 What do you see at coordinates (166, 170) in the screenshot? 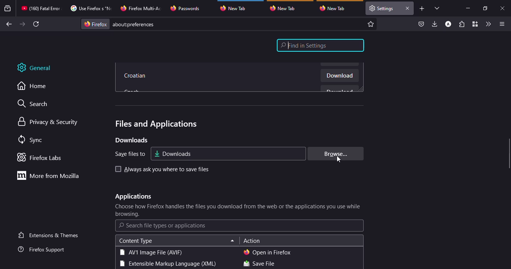
I see `always ask` at bounding box center [166, 170].